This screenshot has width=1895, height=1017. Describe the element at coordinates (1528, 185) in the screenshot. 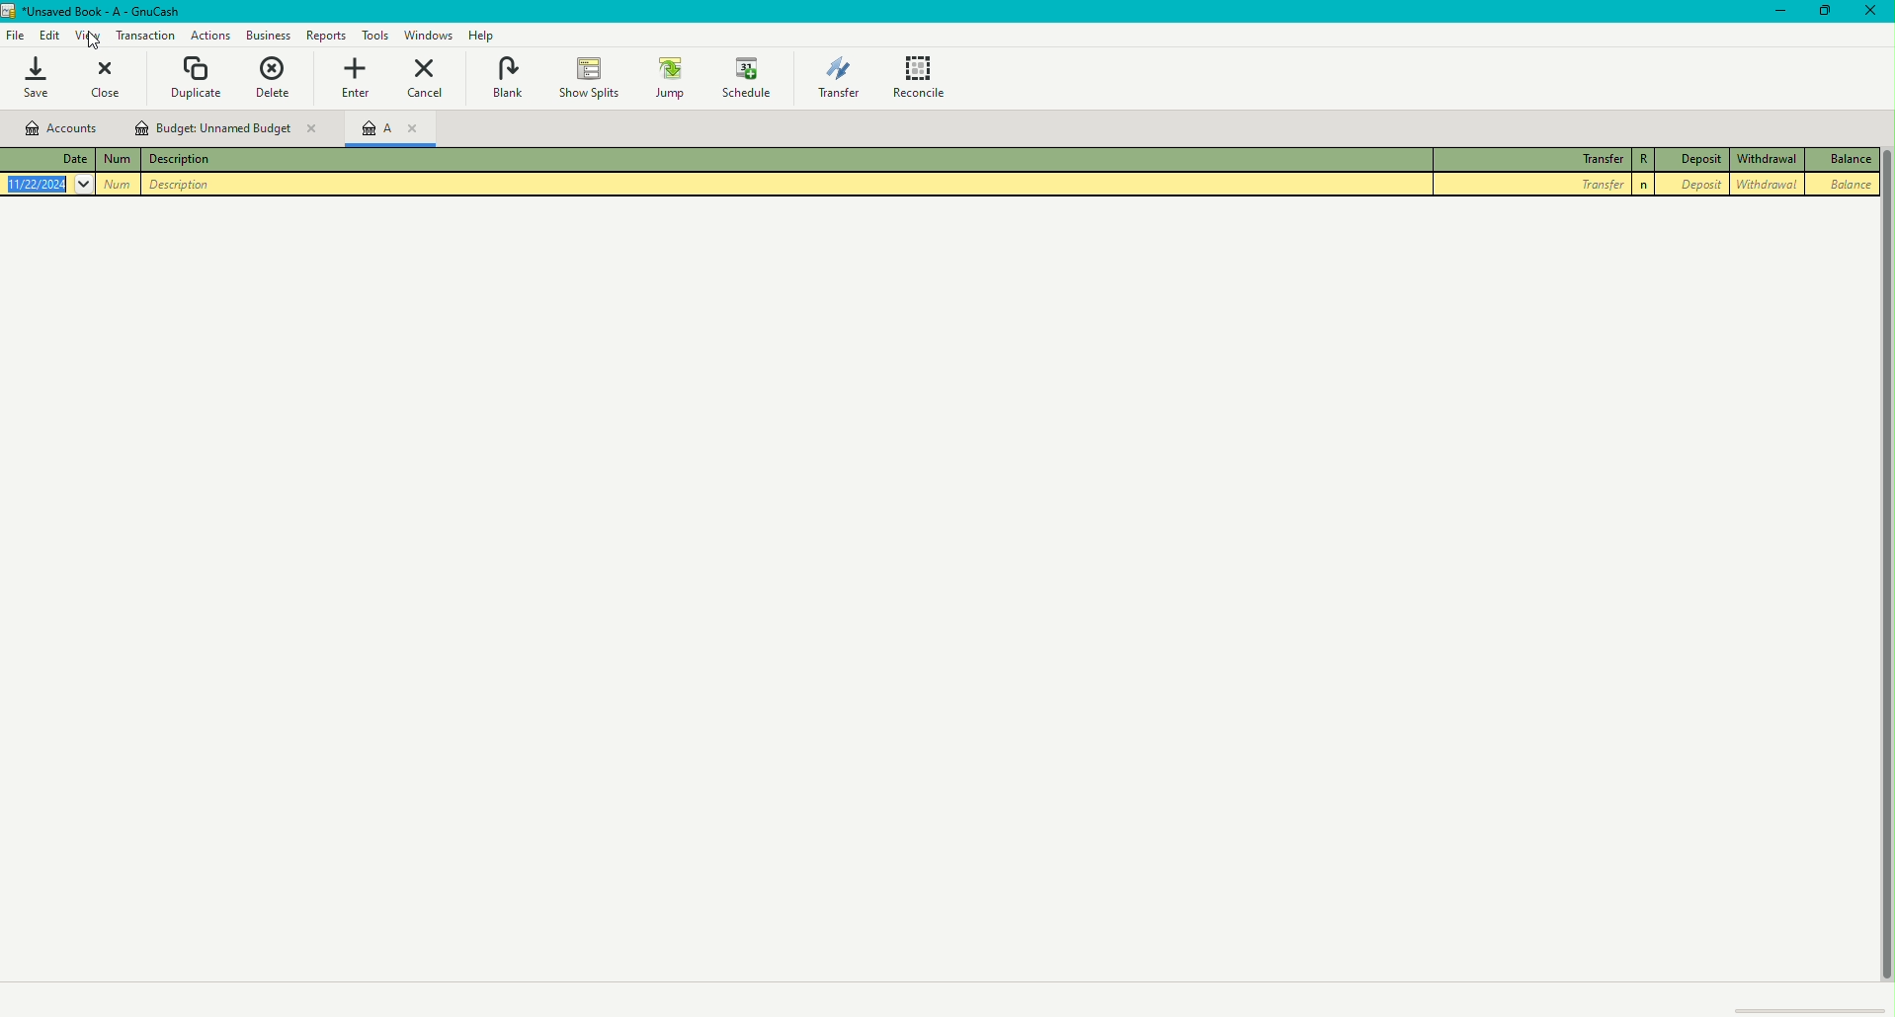

I see `Transfer` at that location.